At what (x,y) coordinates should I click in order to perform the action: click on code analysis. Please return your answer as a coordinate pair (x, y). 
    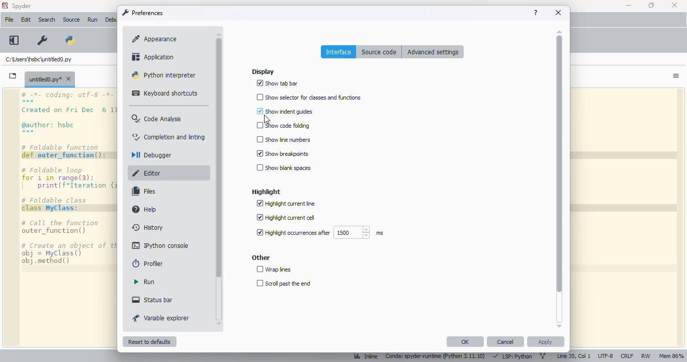
    Looking at the image, I should click on (156, 119).